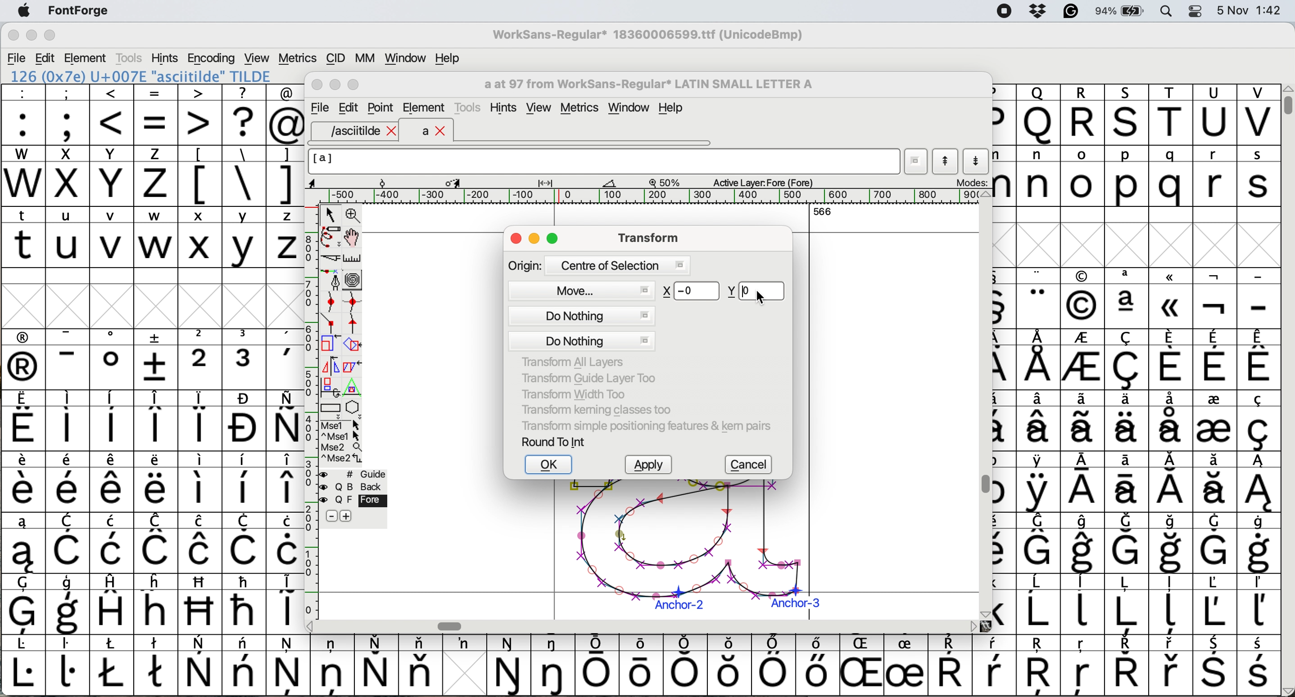 Image resolution: width=1295 pixels, height=697 pixels. What do you see at coordinates (916, 163) in the screenshot?
I see `current word list` at bounding box center [916, 163].